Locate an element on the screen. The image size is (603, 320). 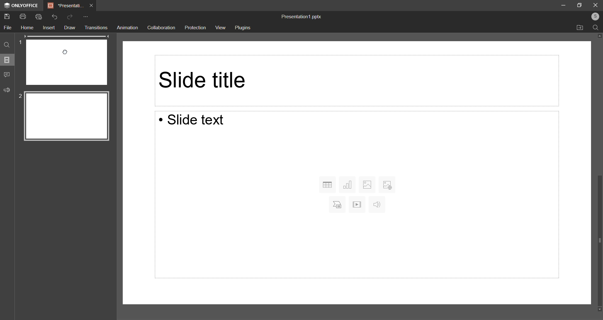
find is located at coordinates (595, 27).